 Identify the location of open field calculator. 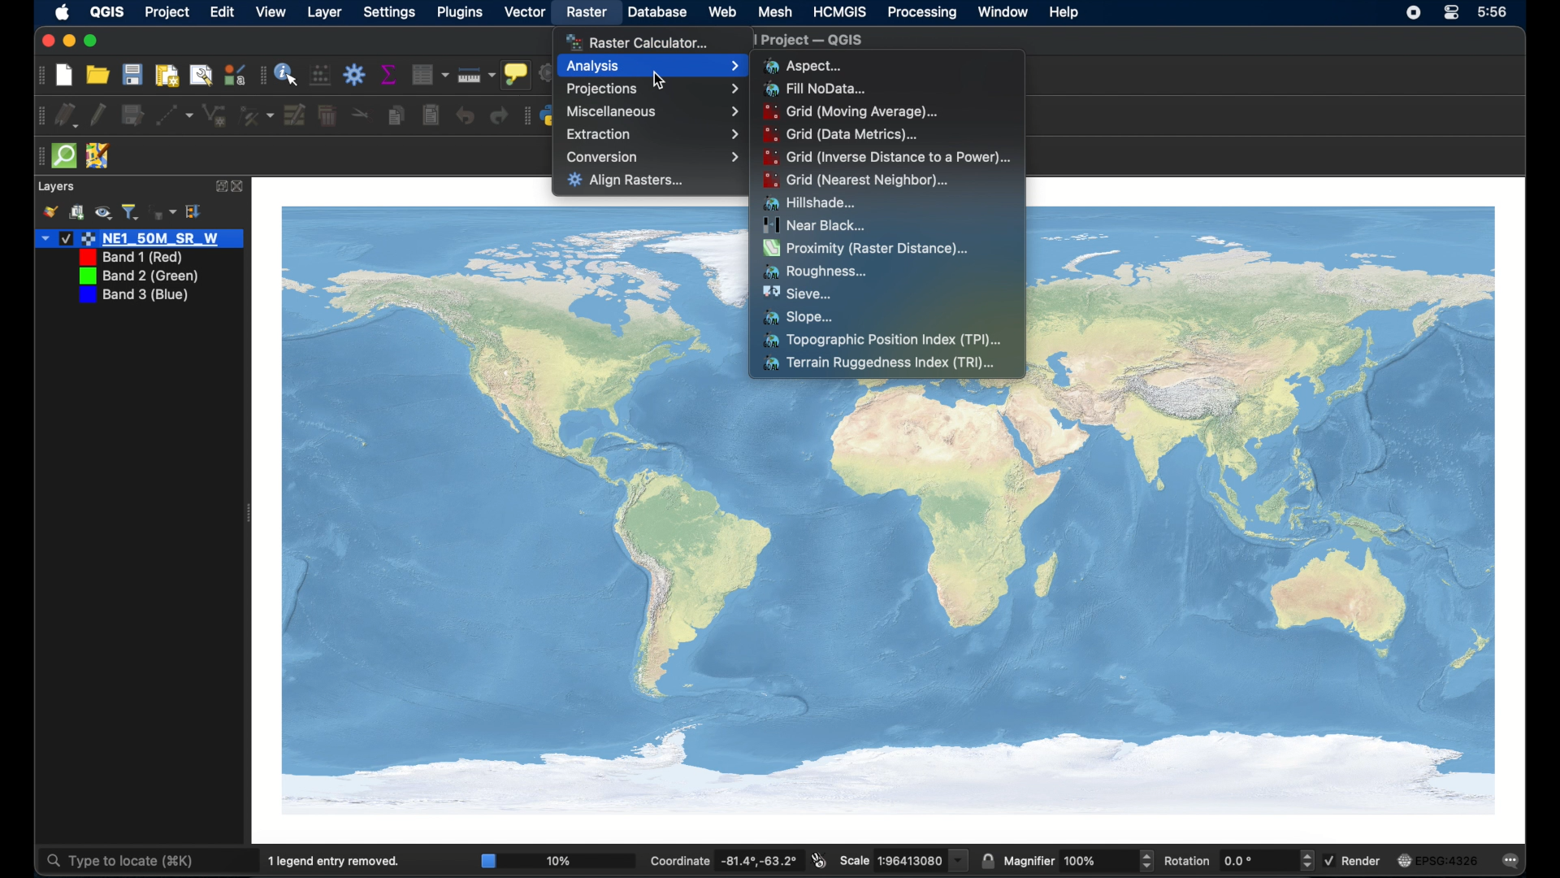
(321, 76).